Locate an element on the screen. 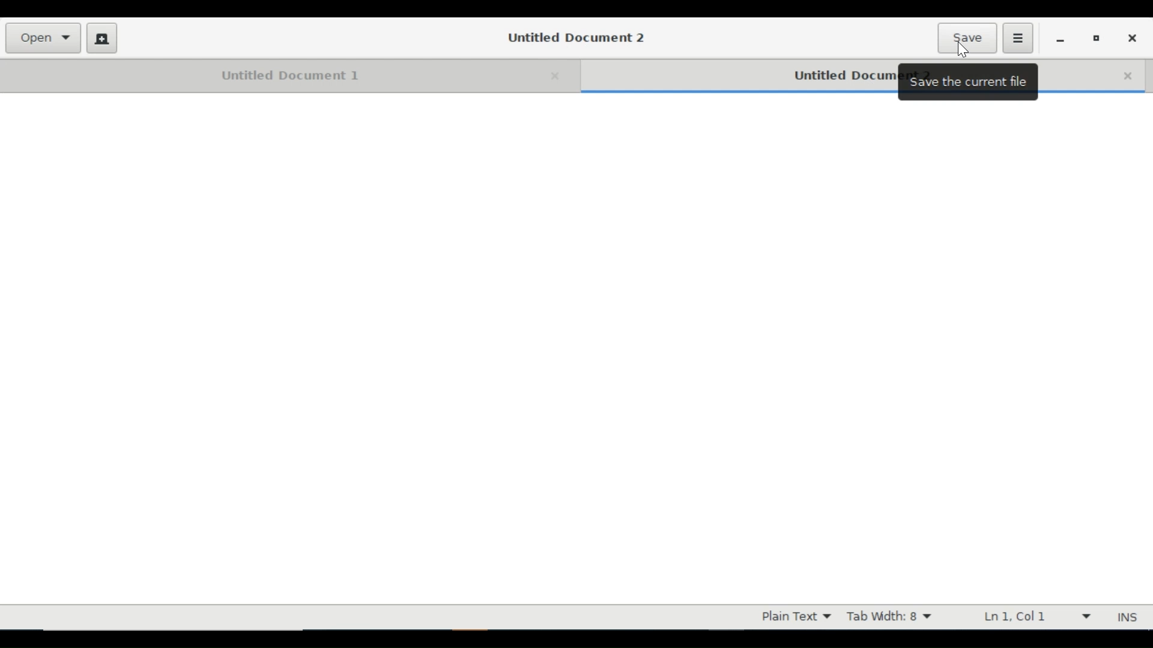 Image resolution: width=1153 pixels, height=648 pixels. Untitled Document 2 is located at coordinates (579, 37).